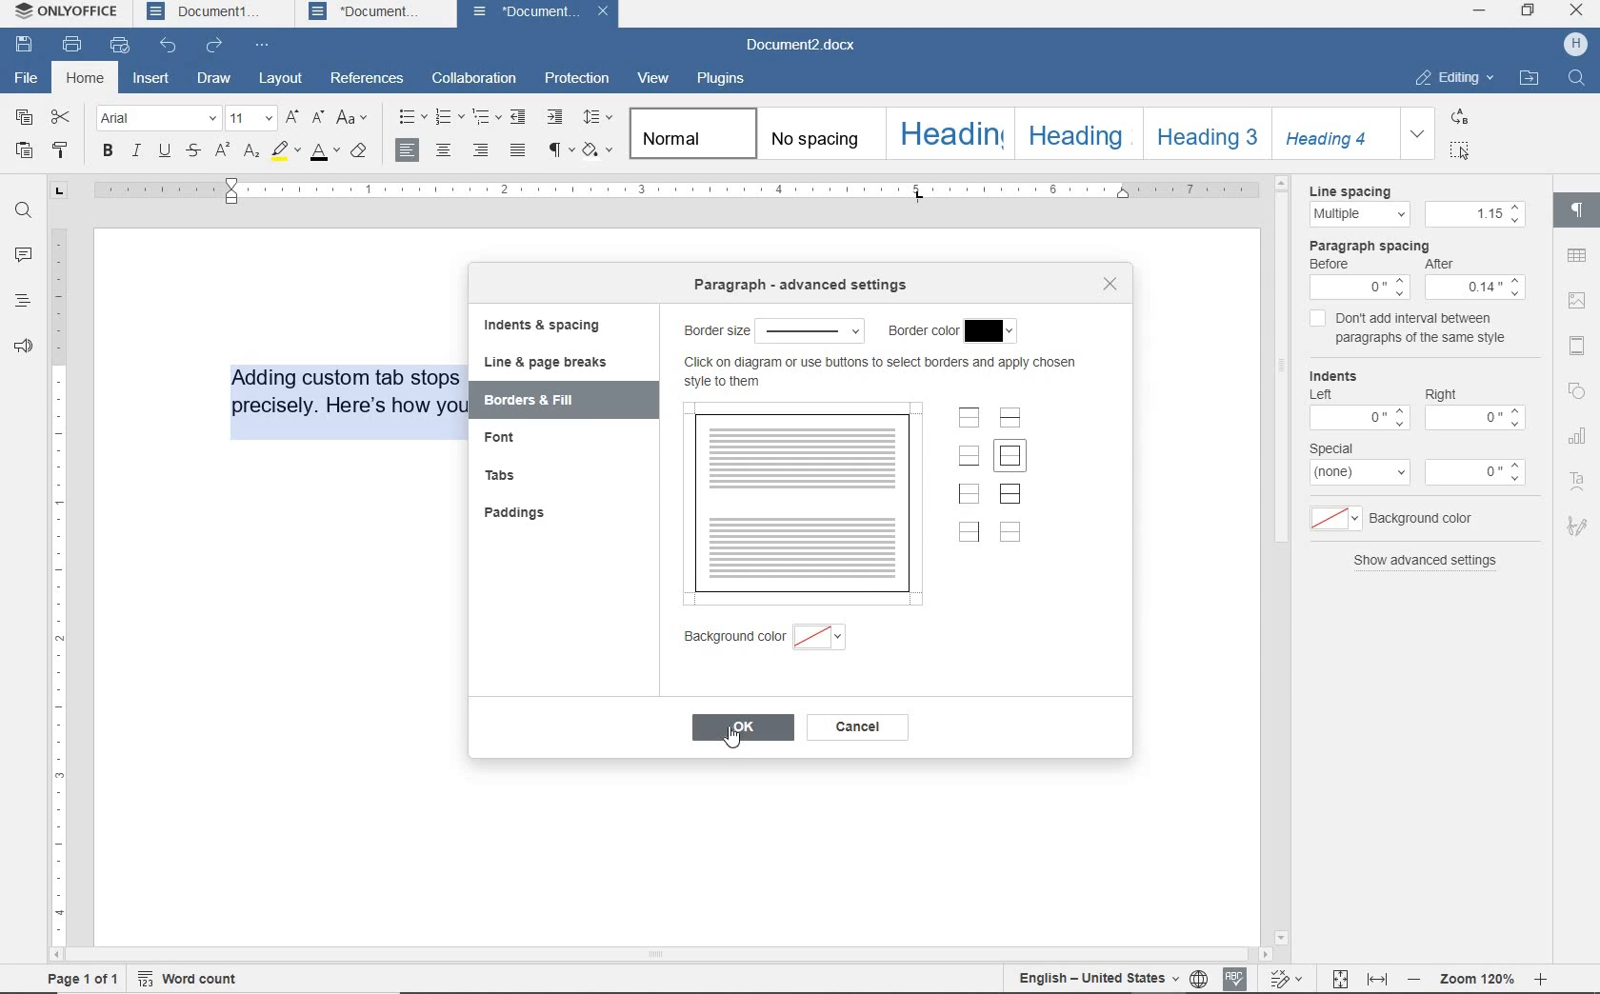 This screenshot has height=994, width=1600. I want to click on ok, so click(743, 730).